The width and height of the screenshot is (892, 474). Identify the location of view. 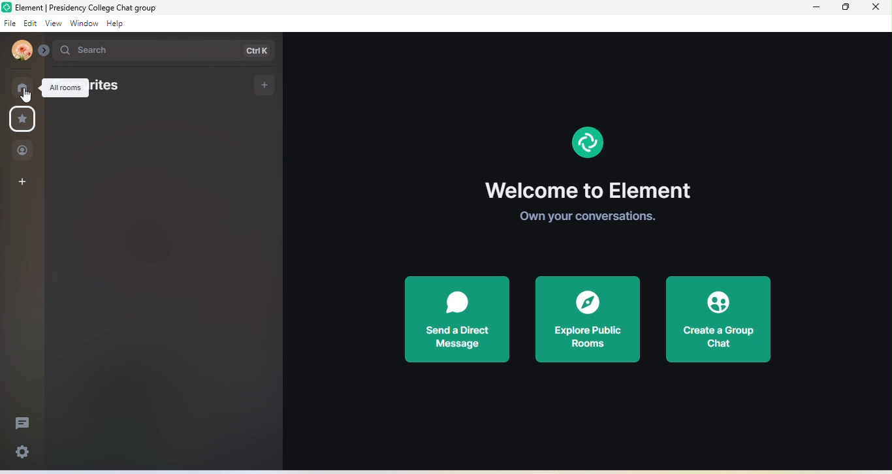
(54, 25).